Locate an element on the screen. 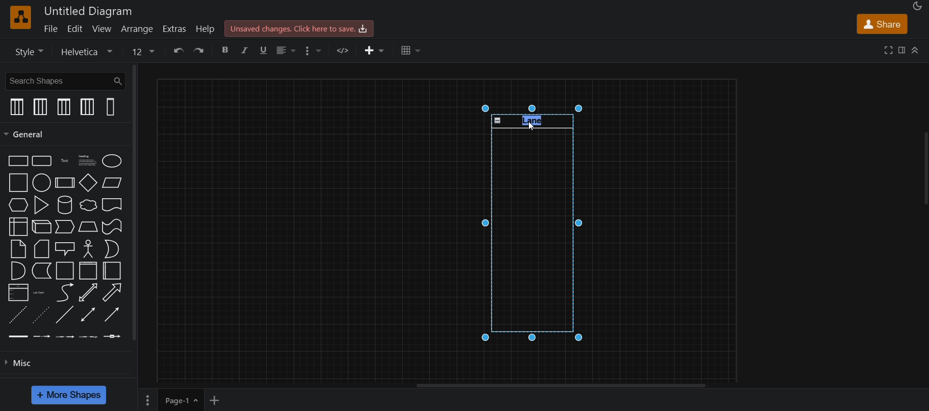  process is located at coordinates (65, 183).